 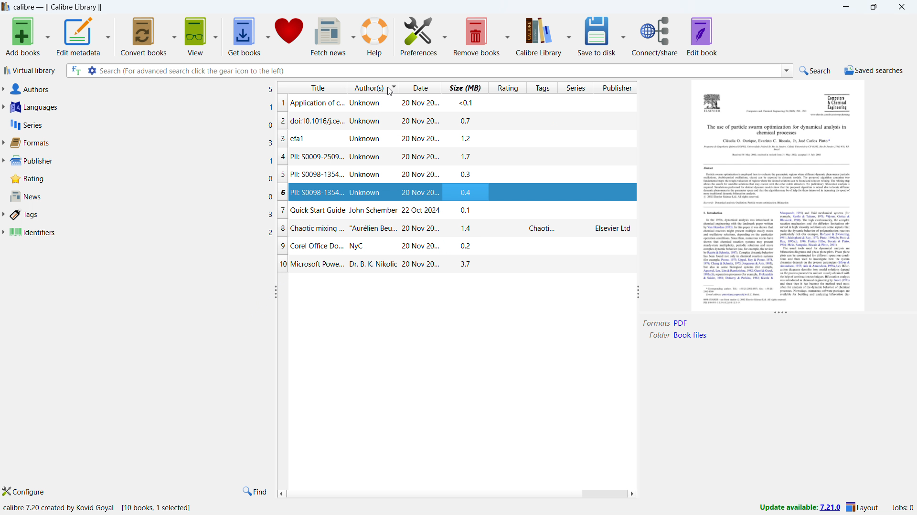 I want to click on sort by tags, so click(x=541, y=87).